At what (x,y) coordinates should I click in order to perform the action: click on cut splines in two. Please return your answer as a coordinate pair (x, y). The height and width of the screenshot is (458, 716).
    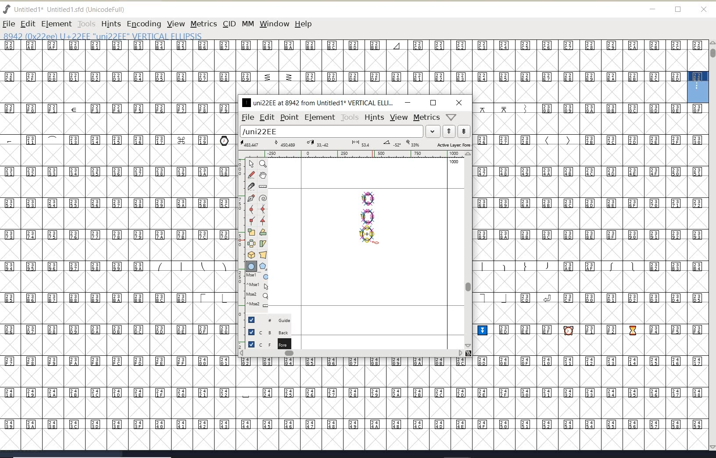
    Looking at the image, I should click on (251, 186).